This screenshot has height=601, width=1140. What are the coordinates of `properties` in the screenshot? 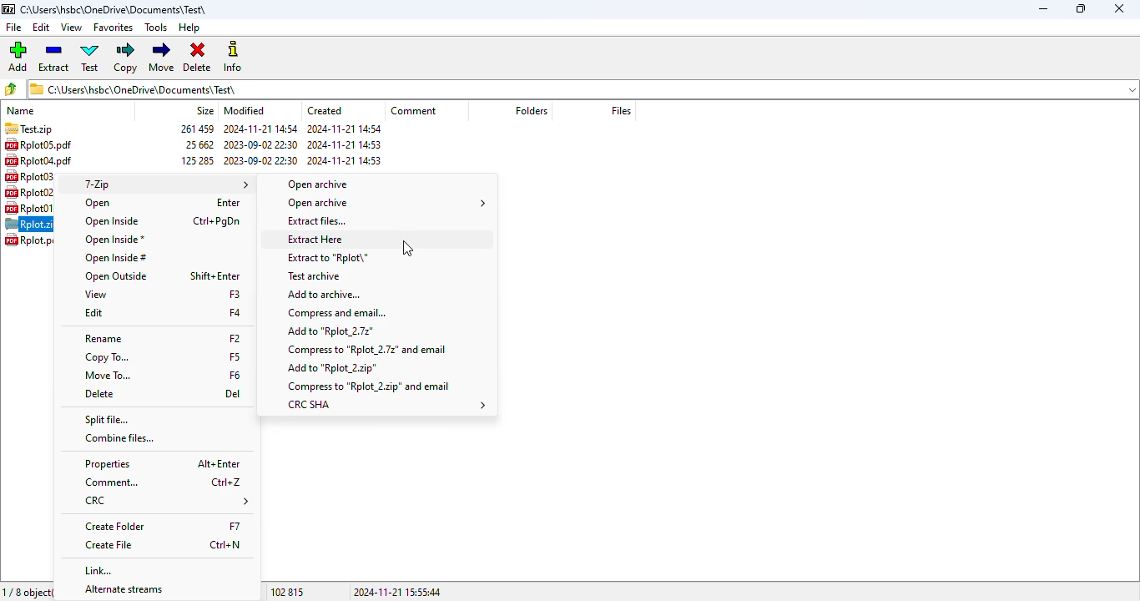 It's located at (107, 464).